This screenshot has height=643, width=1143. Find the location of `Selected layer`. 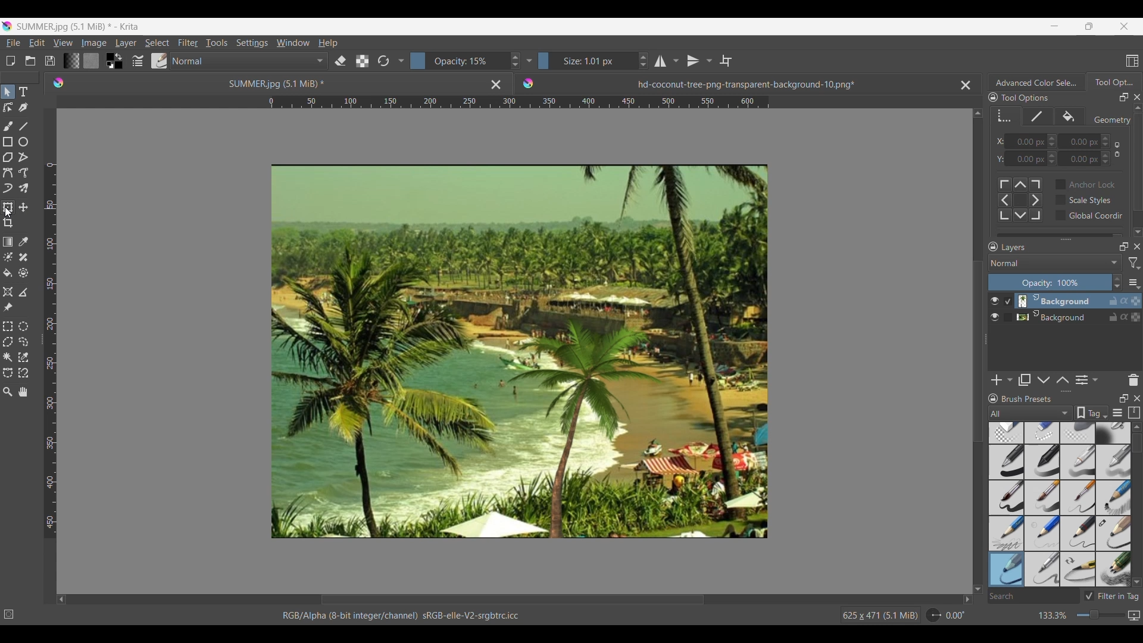

Selected layer is located at coordinates (1053, 301).